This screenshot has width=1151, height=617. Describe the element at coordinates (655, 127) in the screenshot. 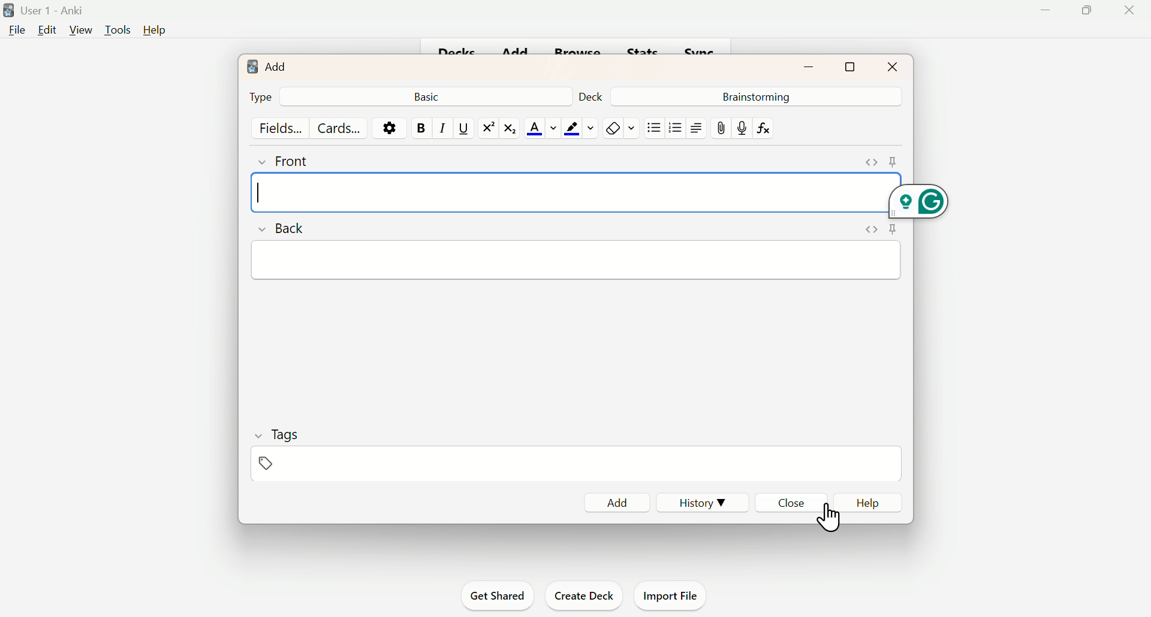

I see `Unorganised list` at that location.